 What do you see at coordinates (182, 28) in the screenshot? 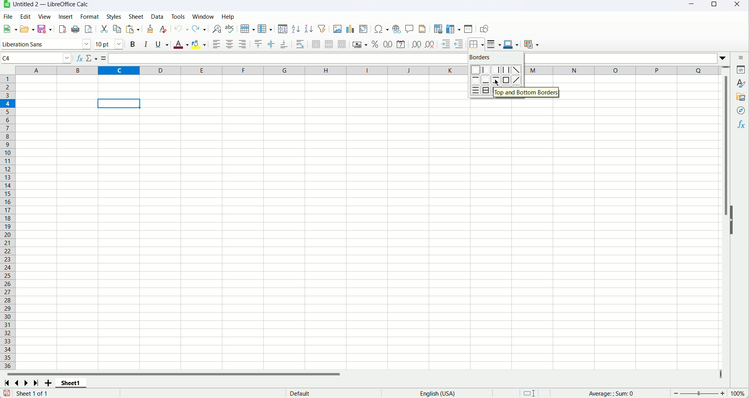
I see `Undo` at bounding box center [182, 28].